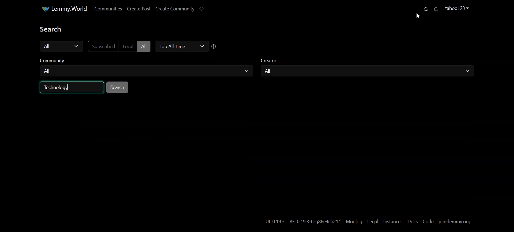 Image resolution: width=514 pixels, height=232 pixels. Describe the element at coordinates (50, 29) in the screenshot. I see `Text` at that location.